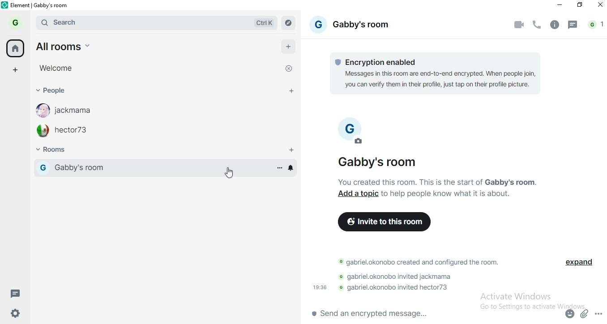  What do you see at coordinates (598, 7) in the screenshot?
I see `close` at bounding box center [598, 7].